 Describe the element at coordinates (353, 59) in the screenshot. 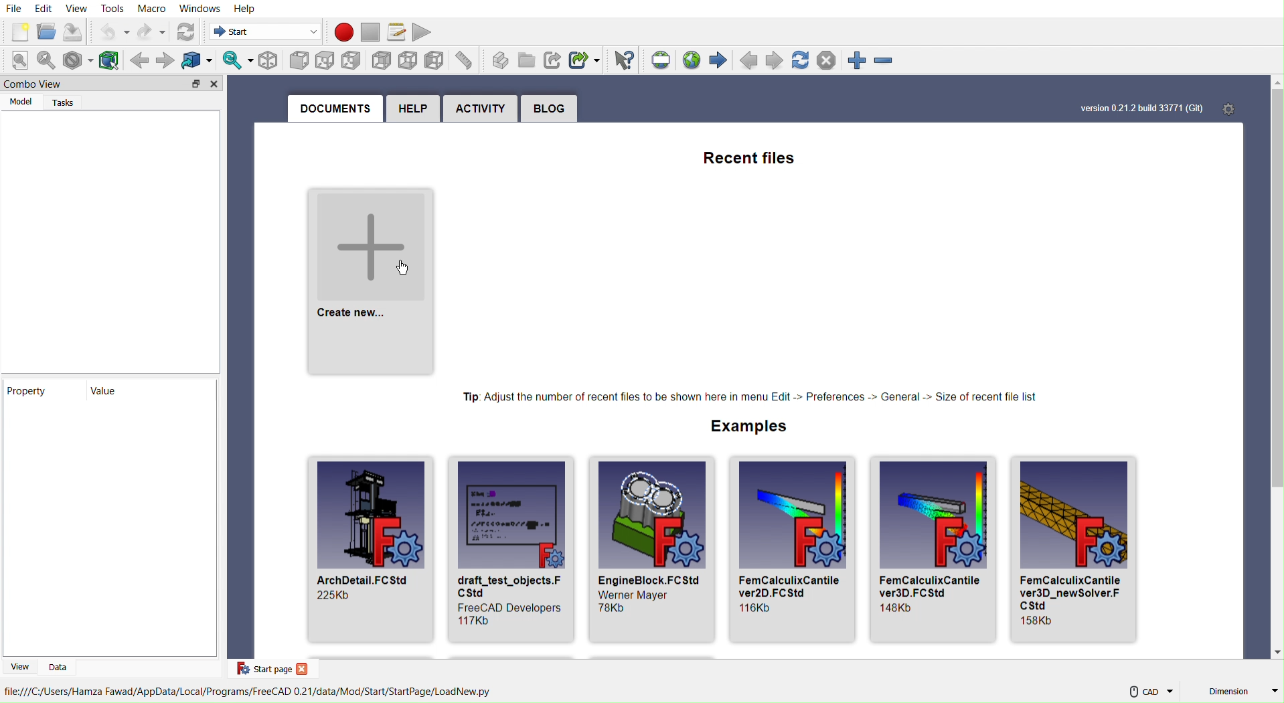

I see `Set to right view` at that location.